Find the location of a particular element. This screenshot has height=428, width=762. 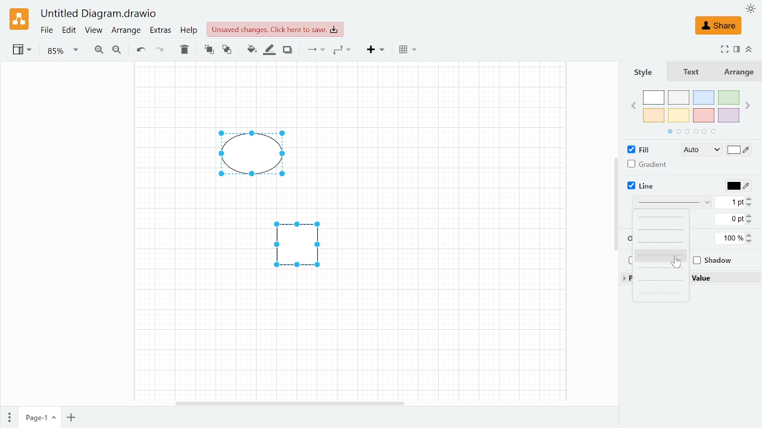

next is located at coordinates (749, 105).